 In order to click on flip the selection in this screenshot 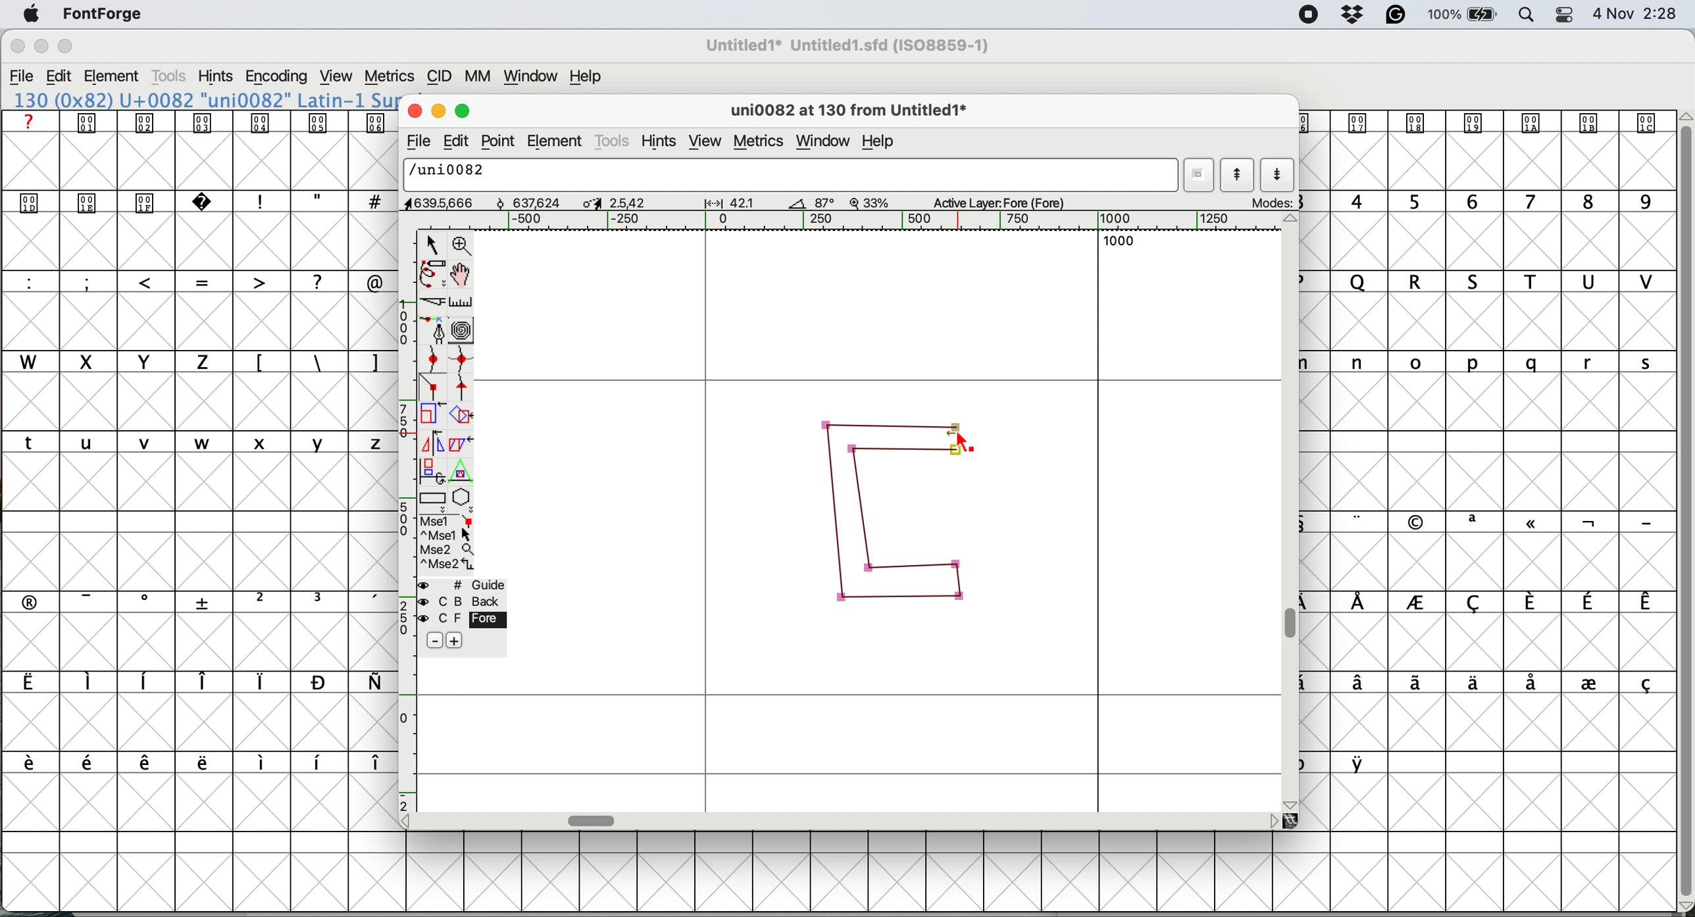, I will do `click(430, 443)`.